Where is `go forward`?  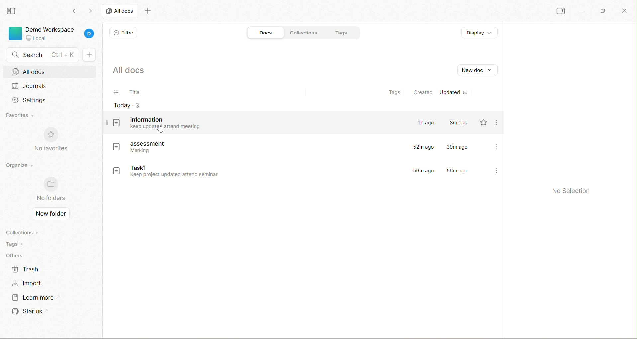 go forward is located at coordinates (89, 11).